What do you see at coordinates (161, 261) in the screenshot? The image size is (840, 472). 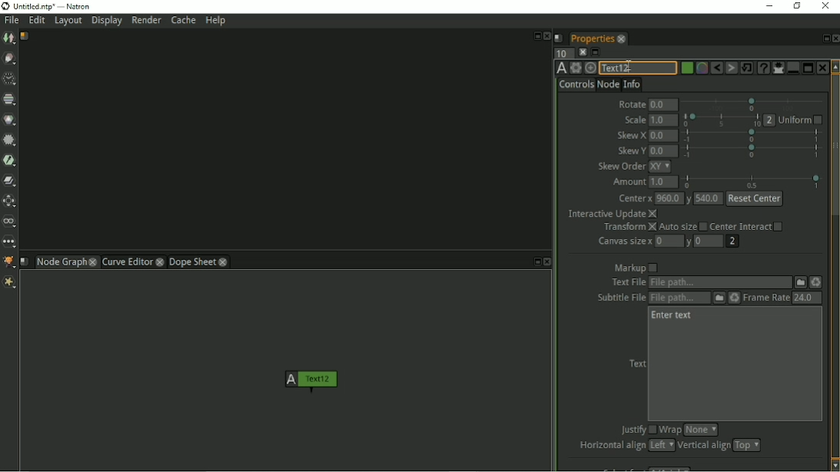 I see `close` at bounding box center [161, 261].